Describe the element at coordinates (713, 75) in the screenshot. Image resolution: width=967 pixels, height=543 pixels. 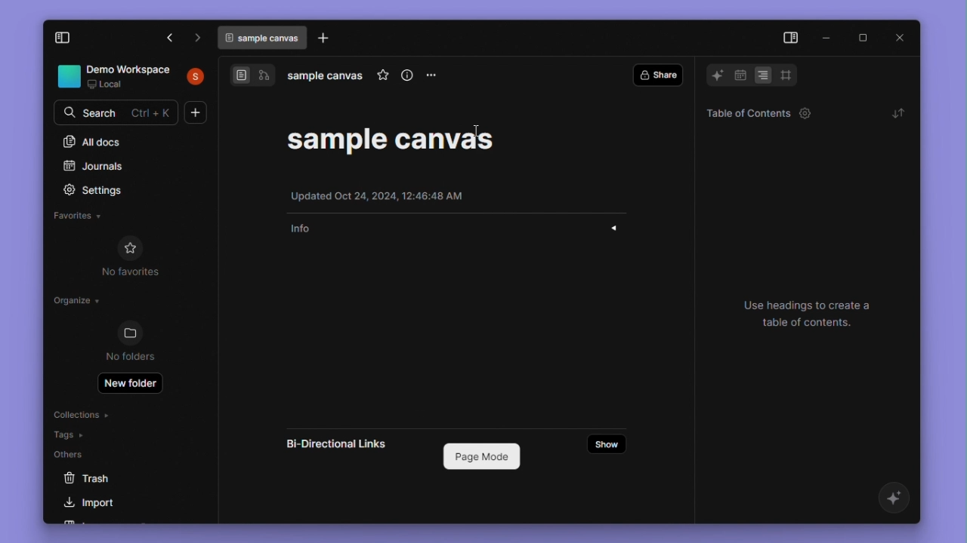
I see `AI` at that location.